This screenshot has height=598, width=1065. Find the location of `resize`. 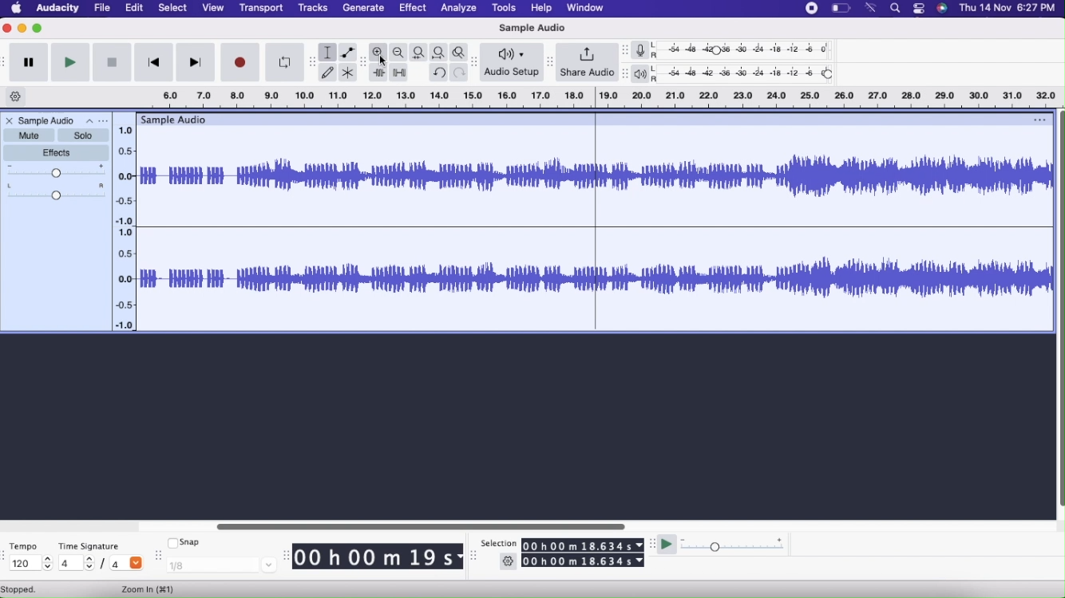

resize is located at coordinates (476, 62).